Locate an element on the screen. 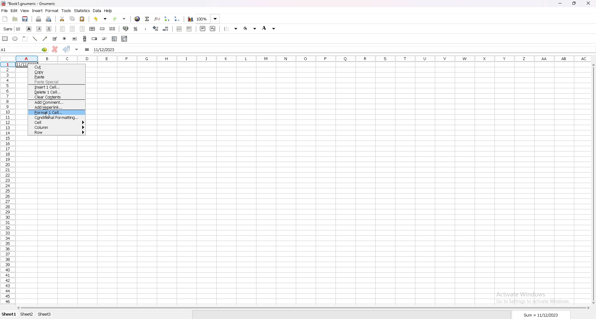 The image size is (596, 319). undo is located at coordinates (101, 19).